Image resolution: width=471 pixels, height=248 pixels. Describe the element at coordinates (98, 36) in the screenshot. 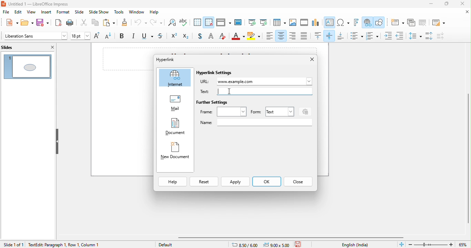

I see `increase font size` at that location.